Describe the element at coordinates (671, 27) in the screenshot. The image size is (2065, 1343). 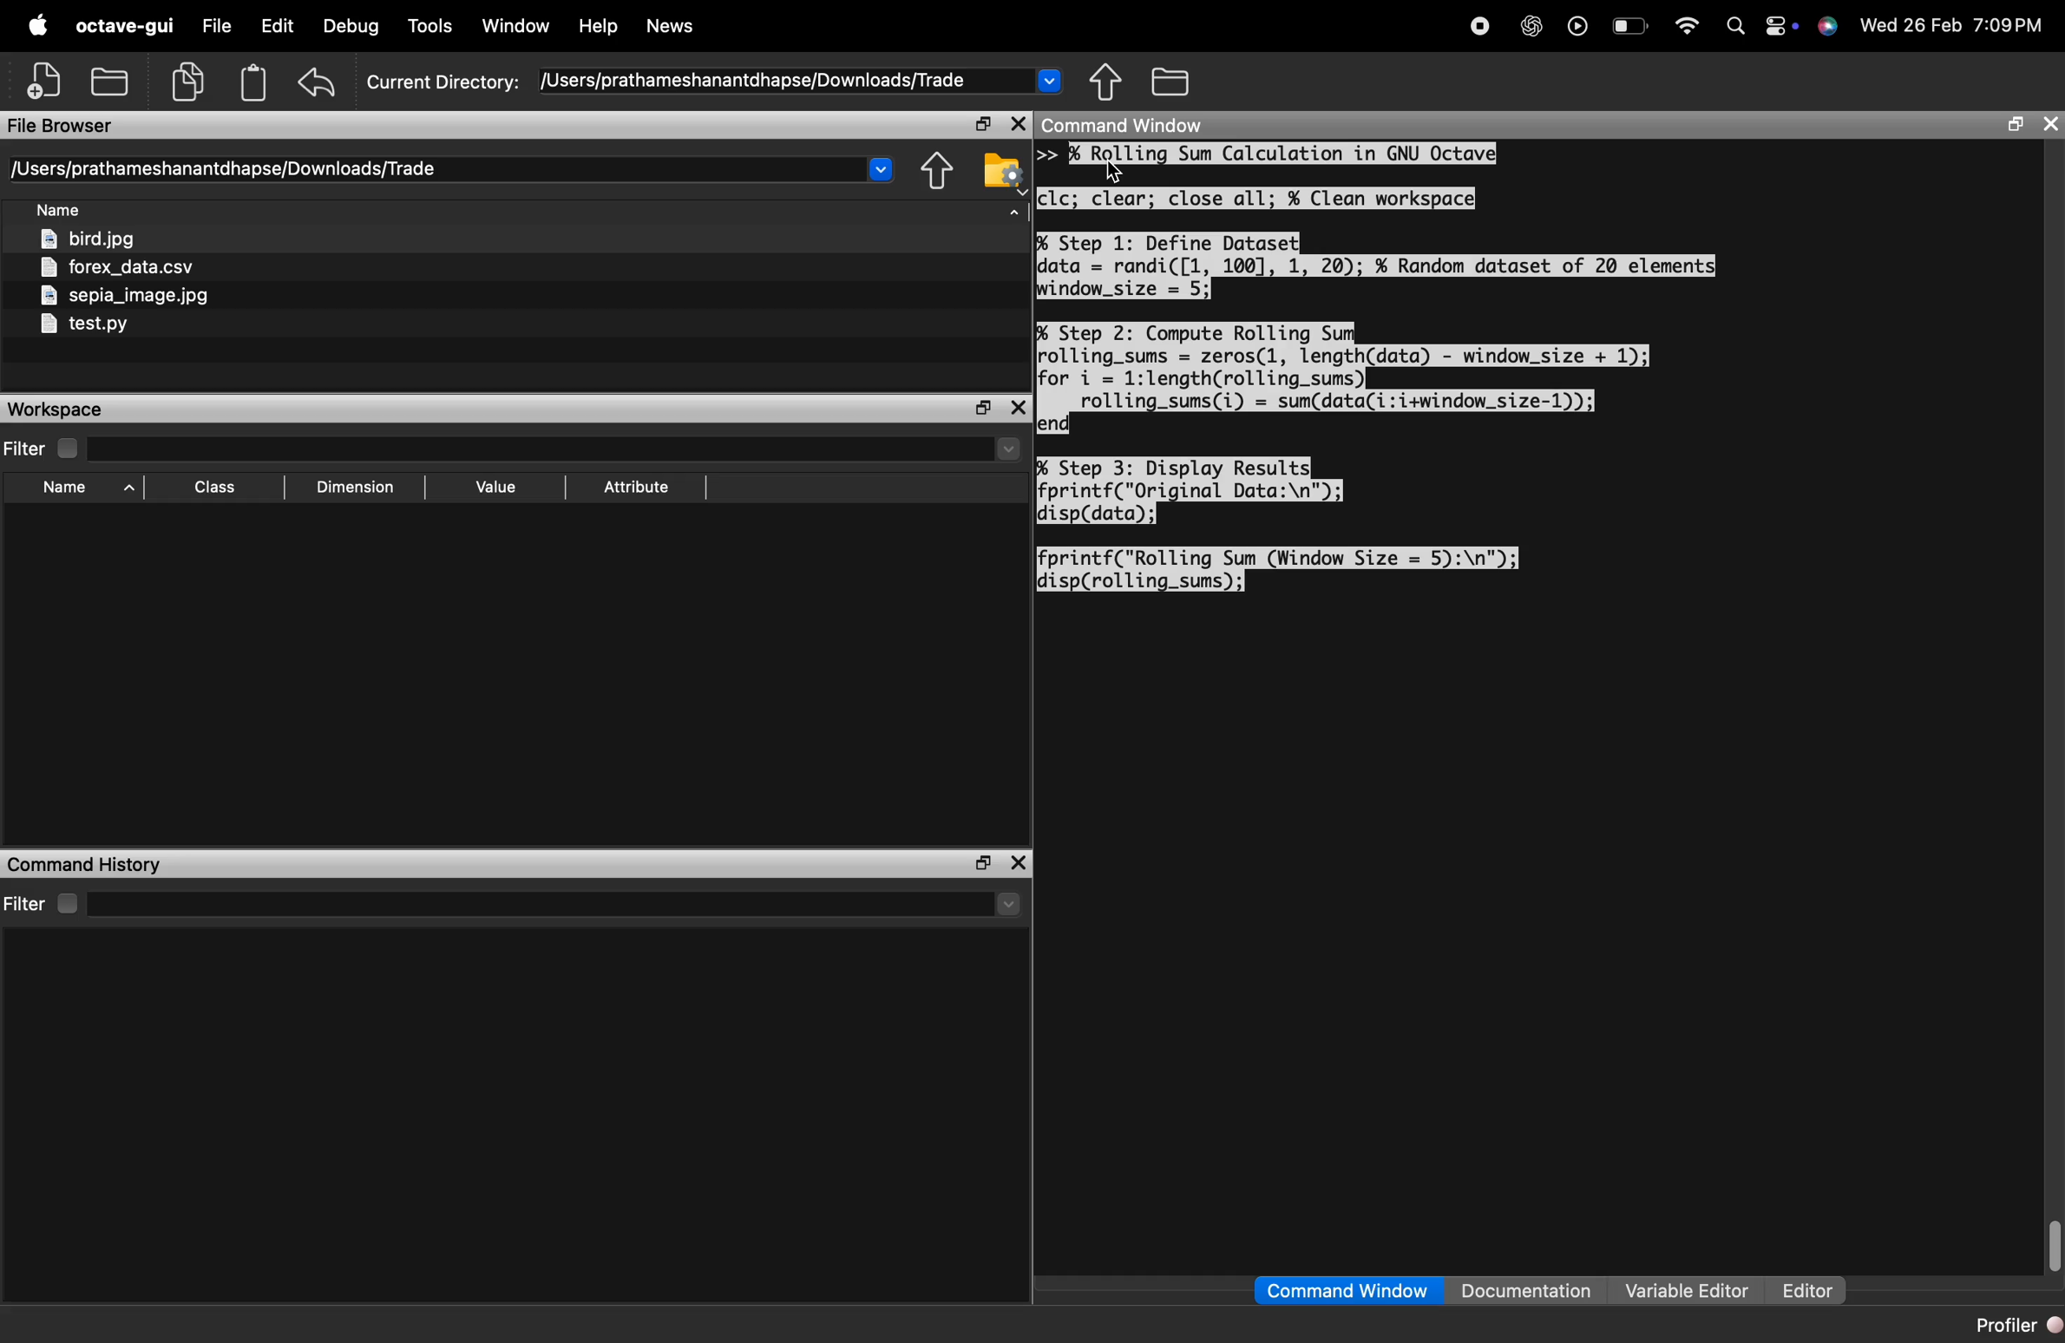
I see `news` at that location.